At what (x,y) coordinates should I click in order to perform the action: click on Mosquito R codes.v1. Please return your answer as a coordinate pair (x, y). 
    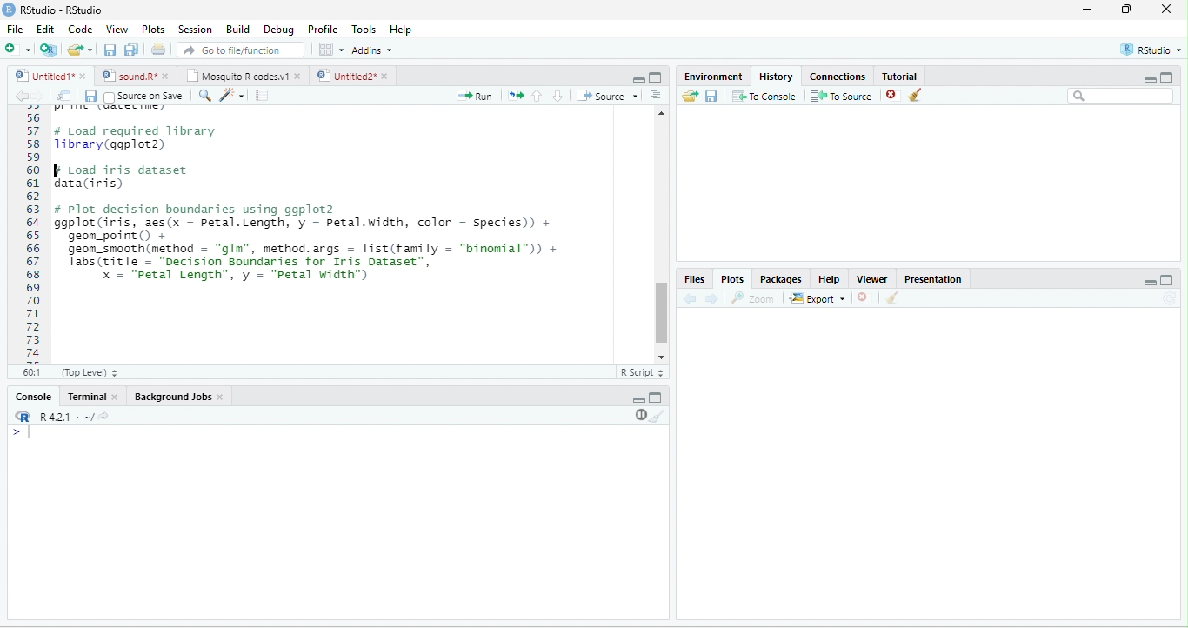
    Looking at the image, I should click on (236, 76).